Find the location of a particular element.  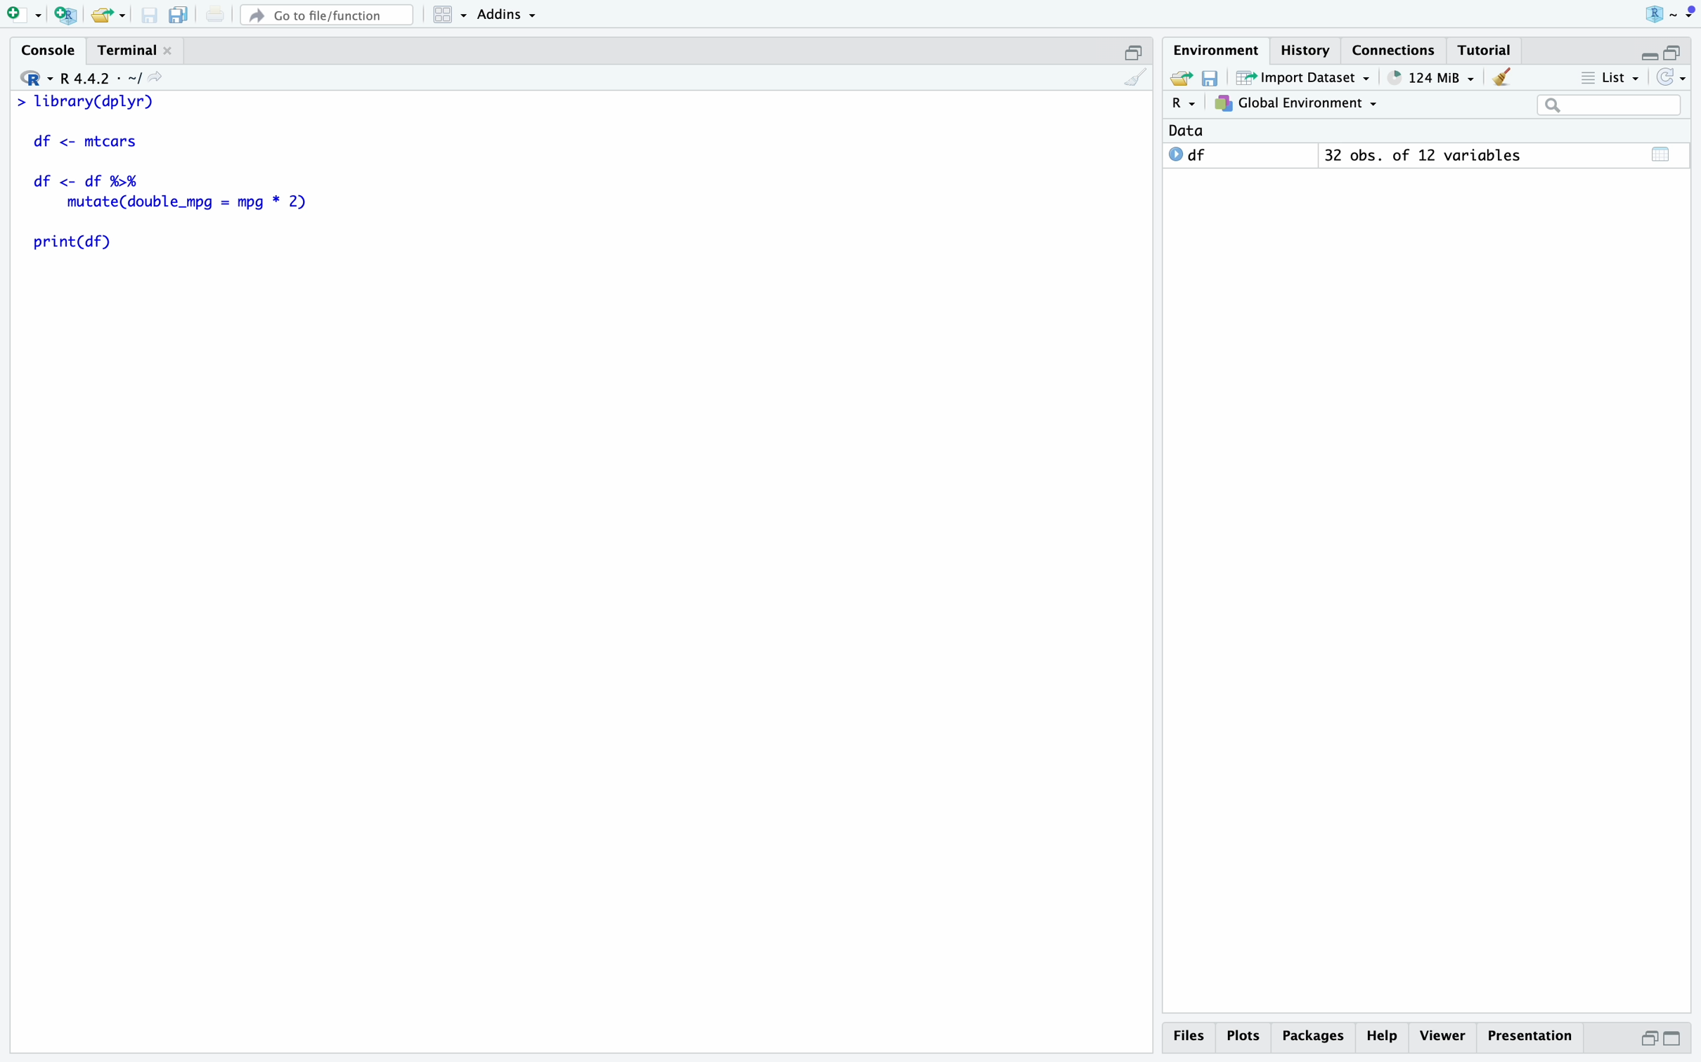

open in separate window is located at coordinates (1134, 53).